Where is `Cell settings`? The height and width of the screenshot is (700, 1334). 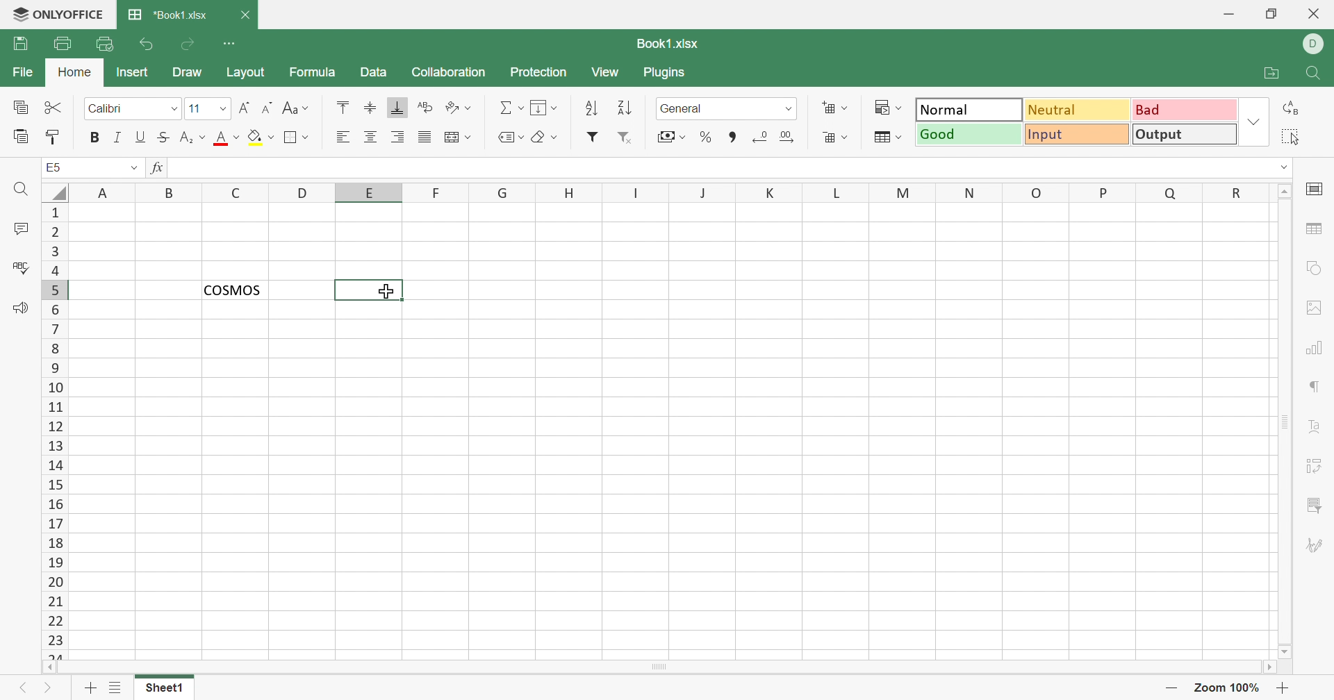 Cell settings is located at coordinates (1314, 190).